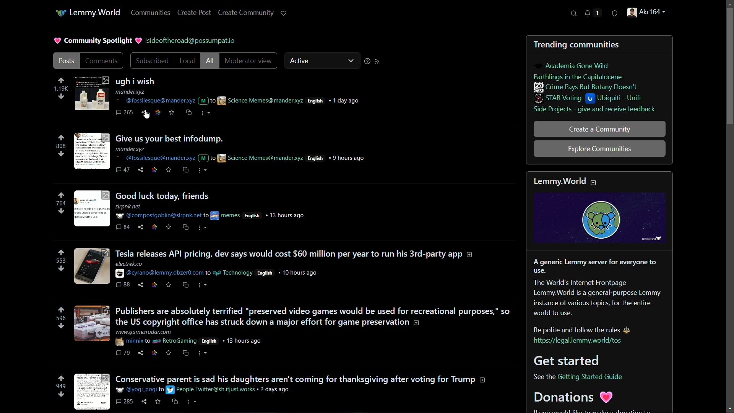  I want to click on comments, so click(102, 61).